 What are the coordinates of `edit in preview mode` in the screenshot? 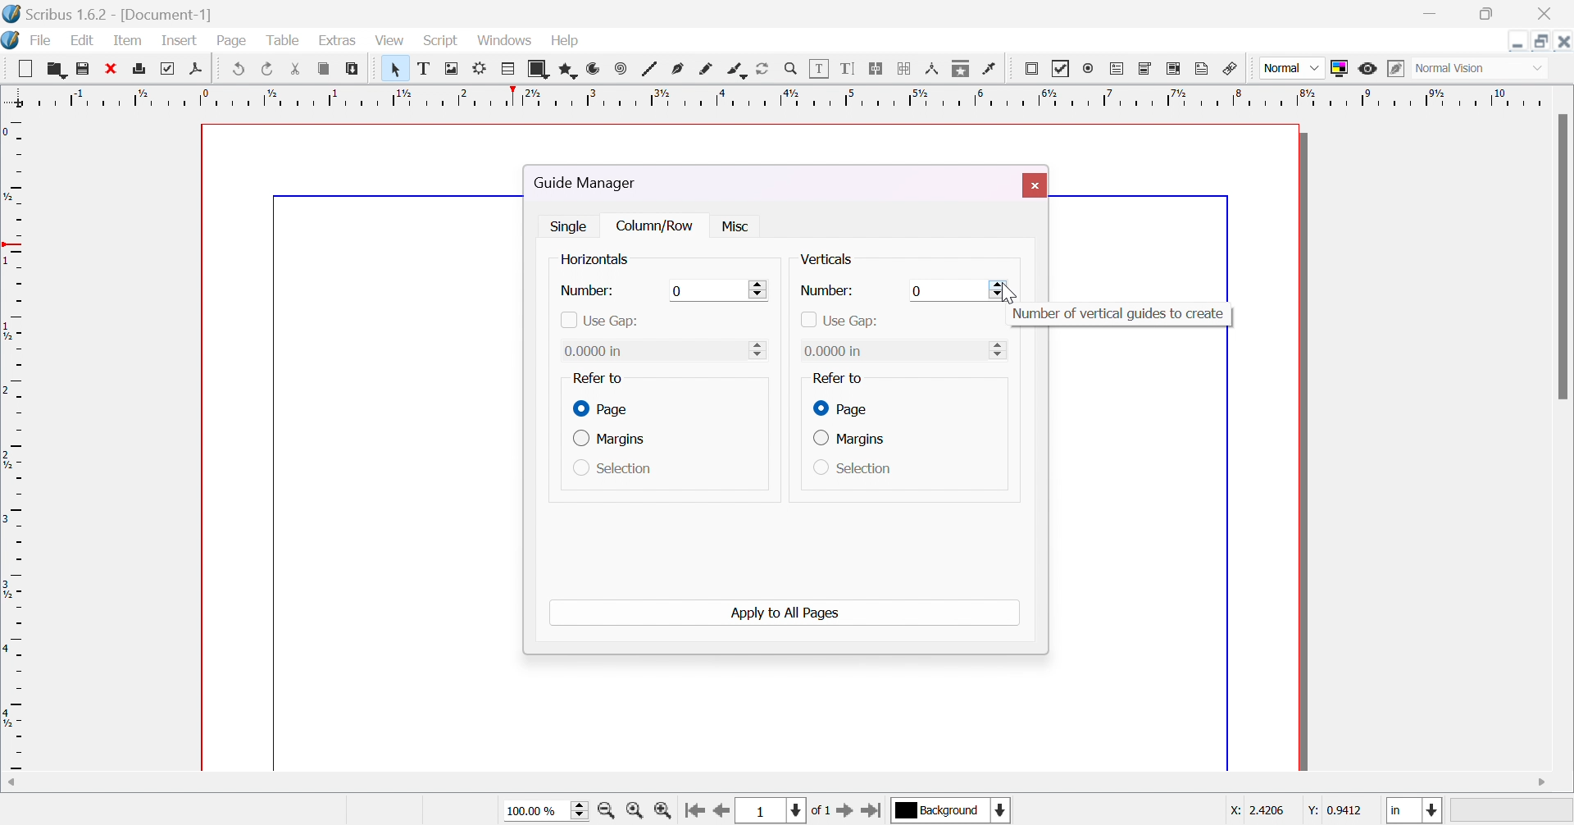 It's located at (1396, 68).